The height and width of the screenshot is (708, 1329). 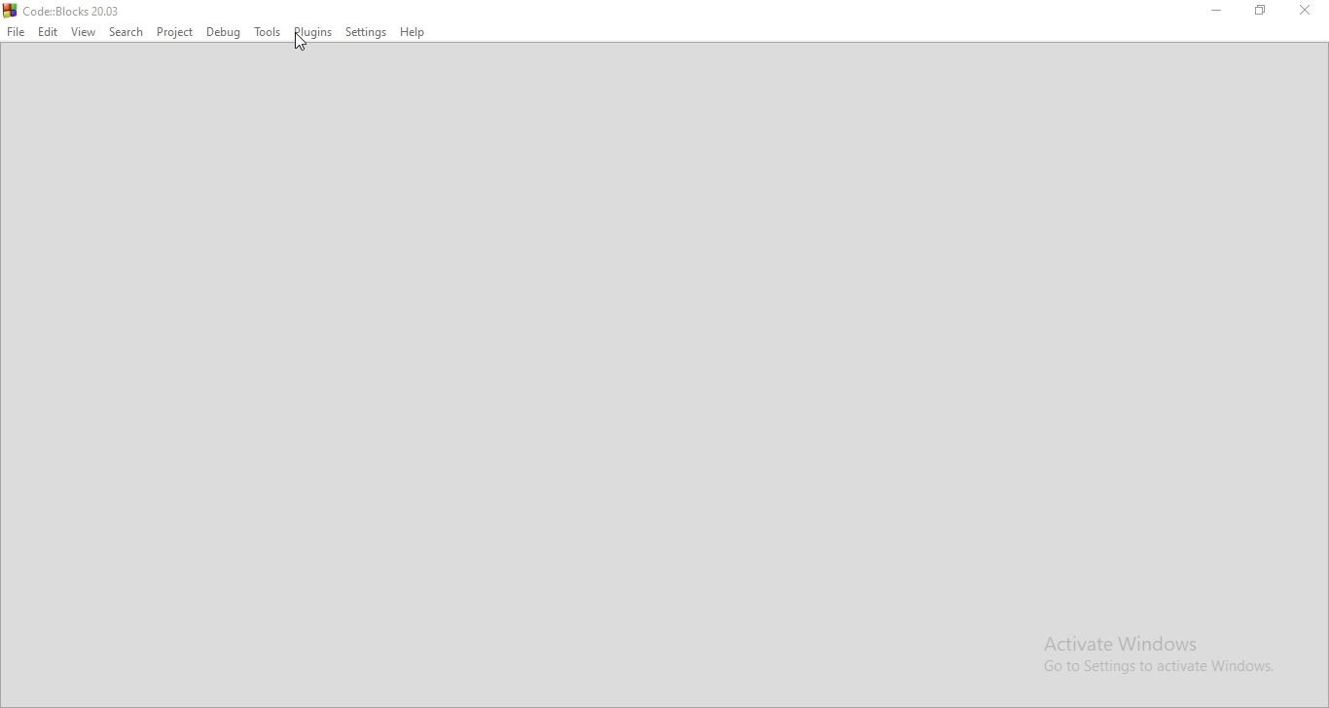 What do you see at coordinates (1217, 9) in the screenshot?
I see `minimize` at bounding box center [1217, 9].